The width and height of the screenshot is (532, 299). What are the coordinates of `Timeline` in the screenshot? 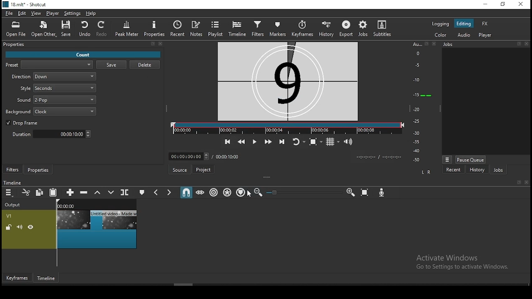 It's located at (45, 278).